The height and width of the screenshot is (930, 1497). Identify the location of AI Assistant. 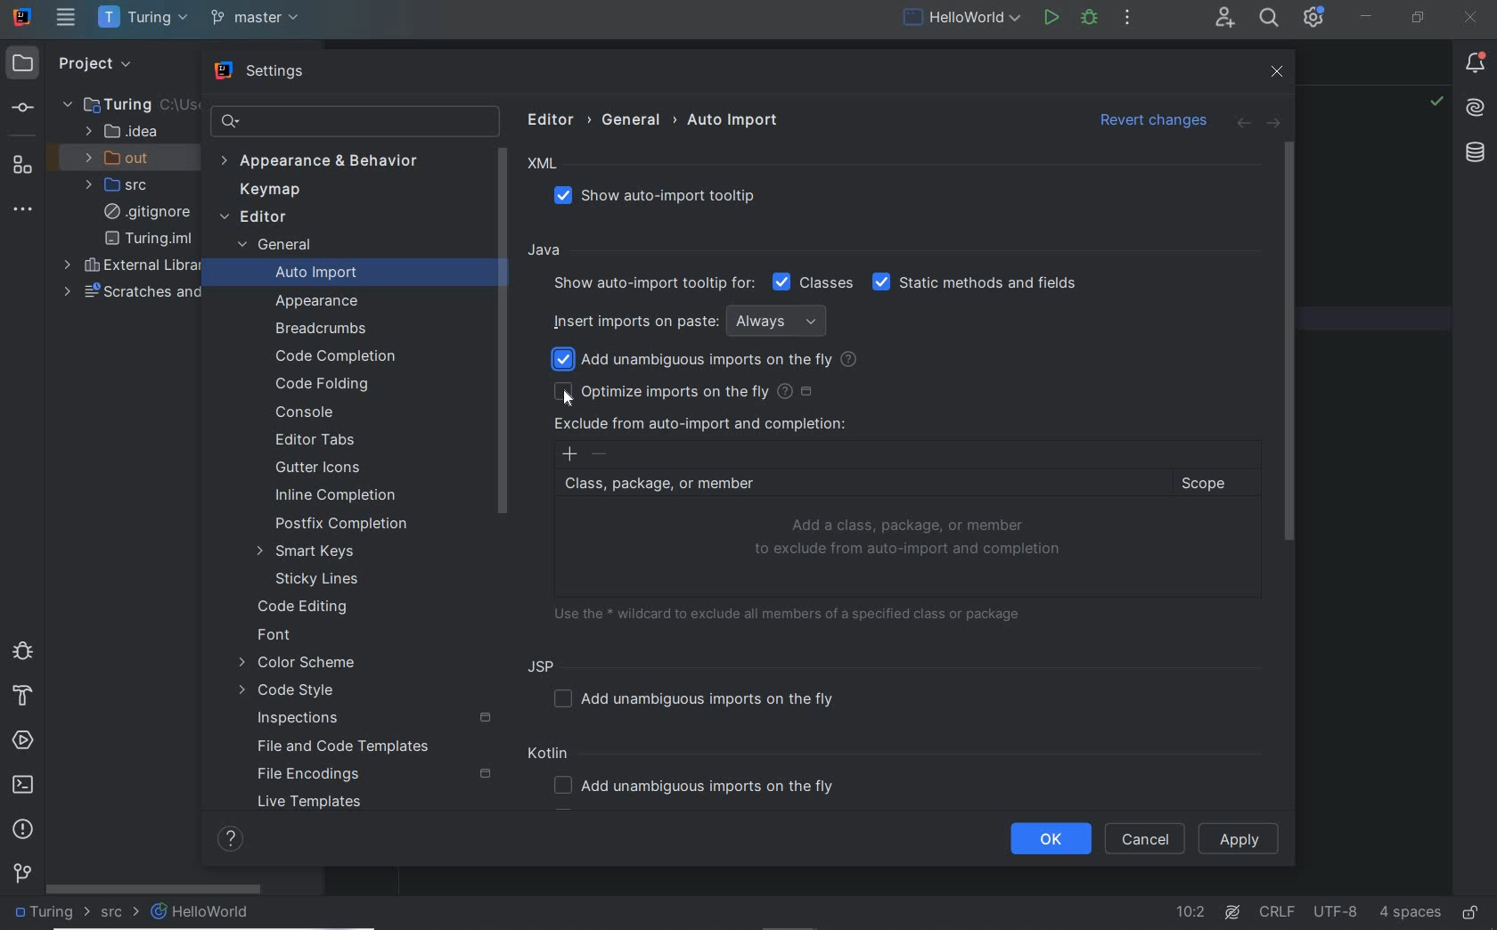
(1235, 911).